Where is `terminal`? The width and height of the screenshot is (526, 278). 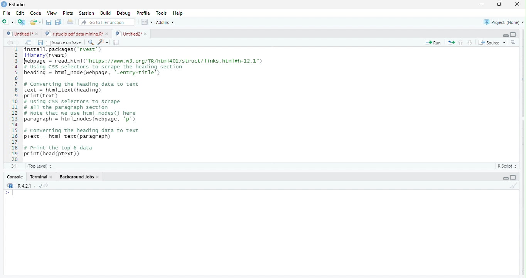
terminal is located at coordinates (39, 177).